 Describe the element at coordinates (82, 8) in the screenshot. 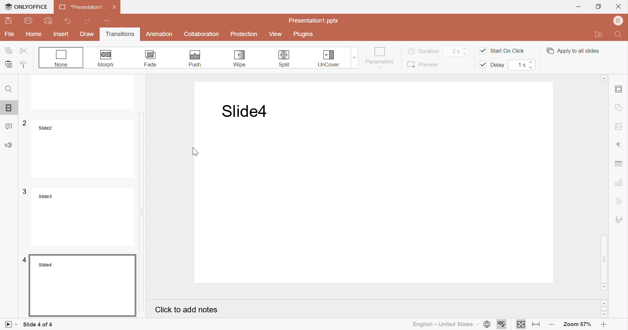

I see `*Presentation1 ...` at that location.